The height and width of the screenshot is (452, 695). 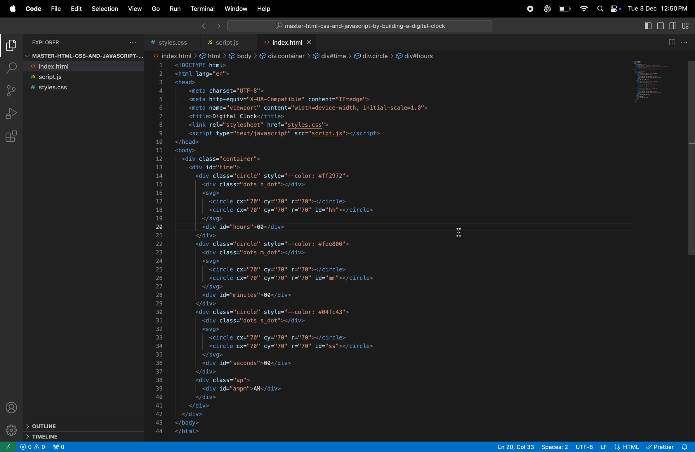 I want to click on js script.js, so click(x=228, y=43).